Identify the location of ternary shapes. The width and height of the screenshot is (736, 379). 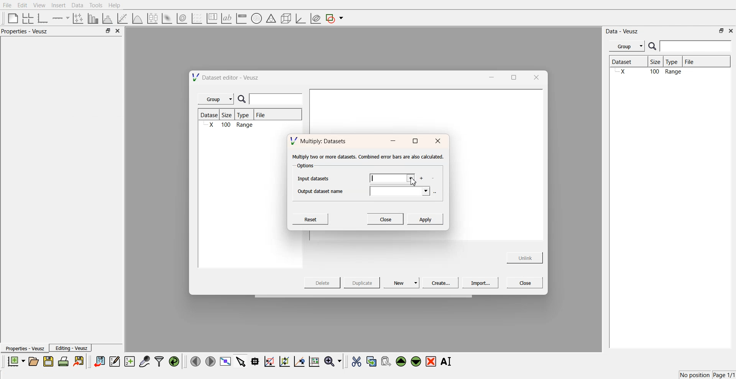
(270, 19).